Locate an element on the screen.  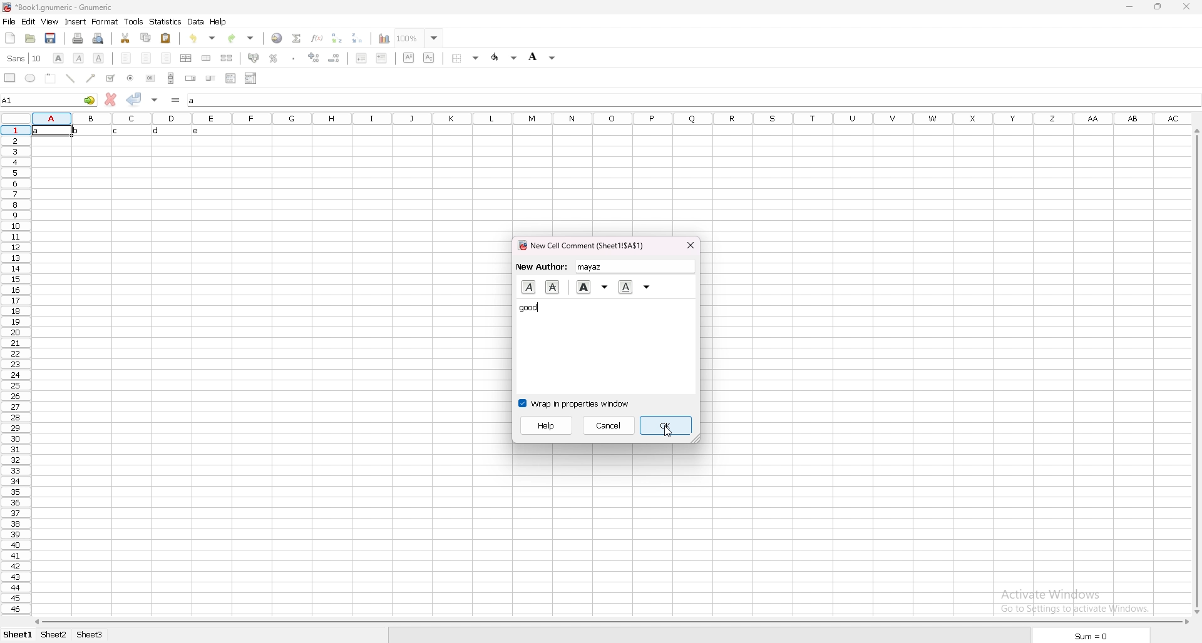
new is located at coordinates (9, 38).